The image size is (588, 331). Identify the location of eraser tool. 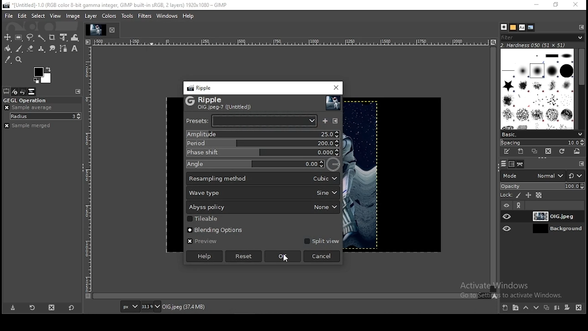
(31, 49).